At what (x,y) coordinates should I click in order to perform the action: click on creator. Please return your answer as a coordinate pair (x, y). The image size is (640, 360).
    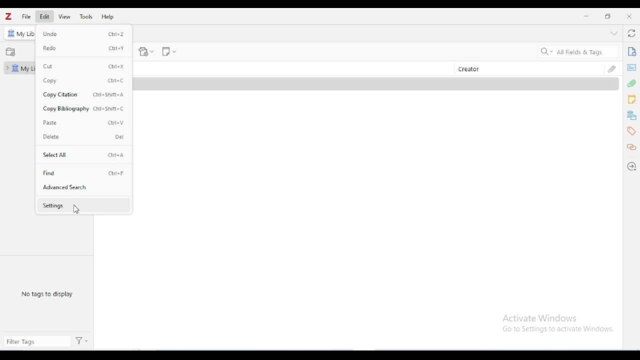
    Looking at the image, I should click on (469, 69).